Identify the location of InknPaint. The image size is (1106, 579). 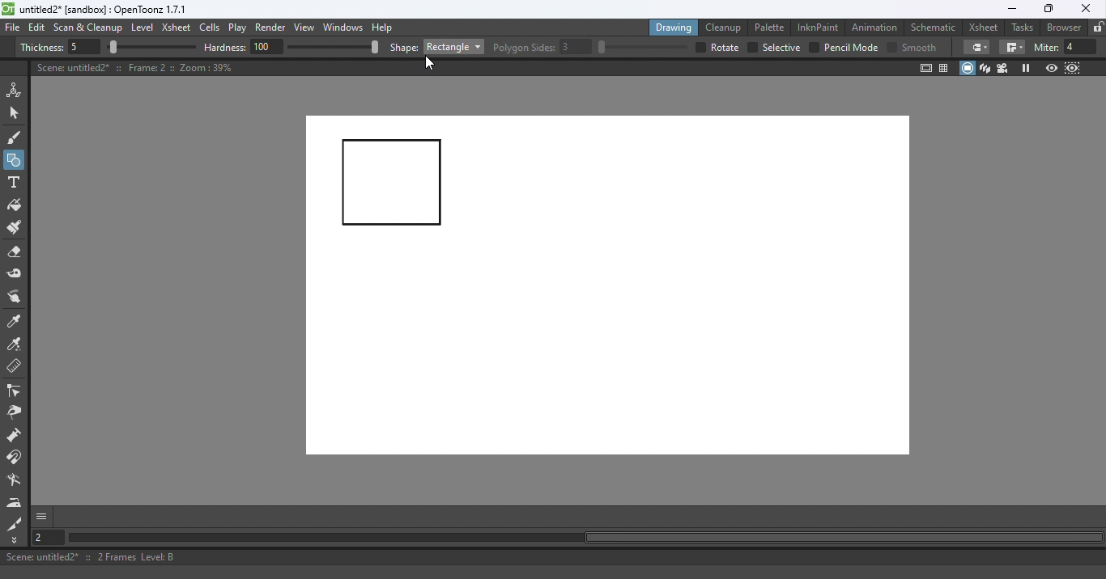
(819, 26).